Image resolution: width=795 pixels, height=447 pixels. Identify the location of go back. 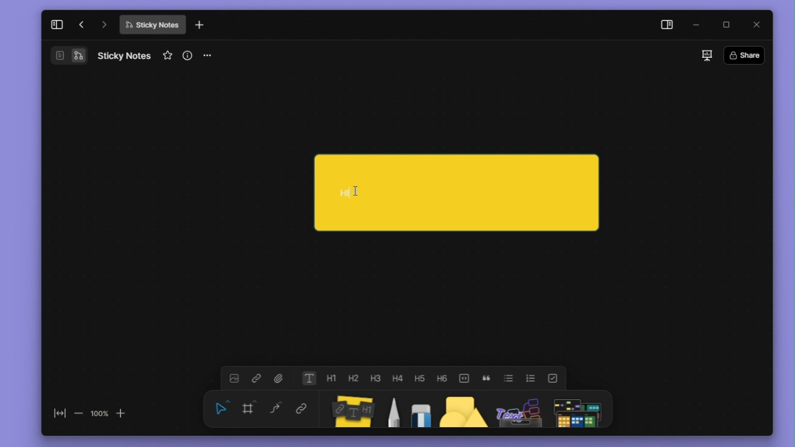
(79, 28).